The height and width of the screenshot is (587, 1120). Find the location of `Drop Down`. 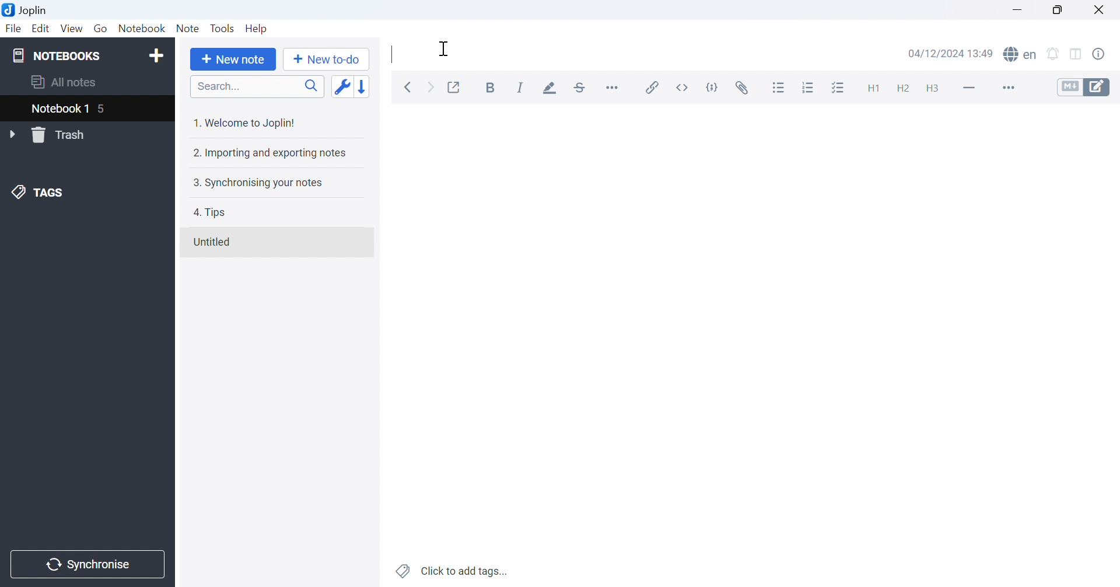

Drop Down is located at coordinates (13, 135).